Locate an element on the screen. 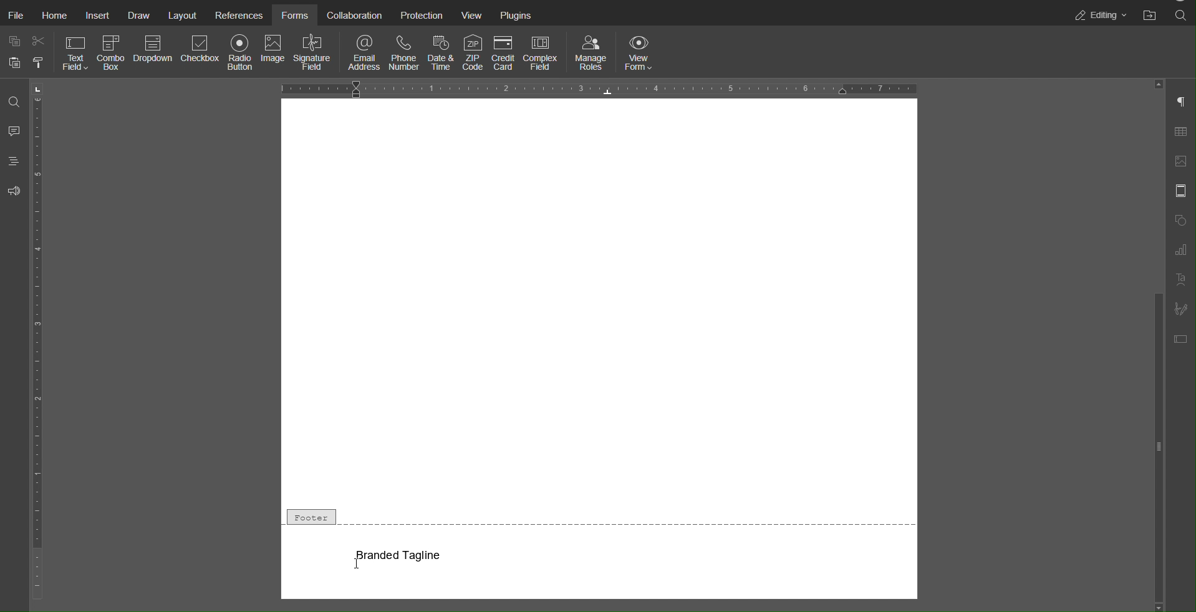  Plugins is located at coordinates (518, 14).